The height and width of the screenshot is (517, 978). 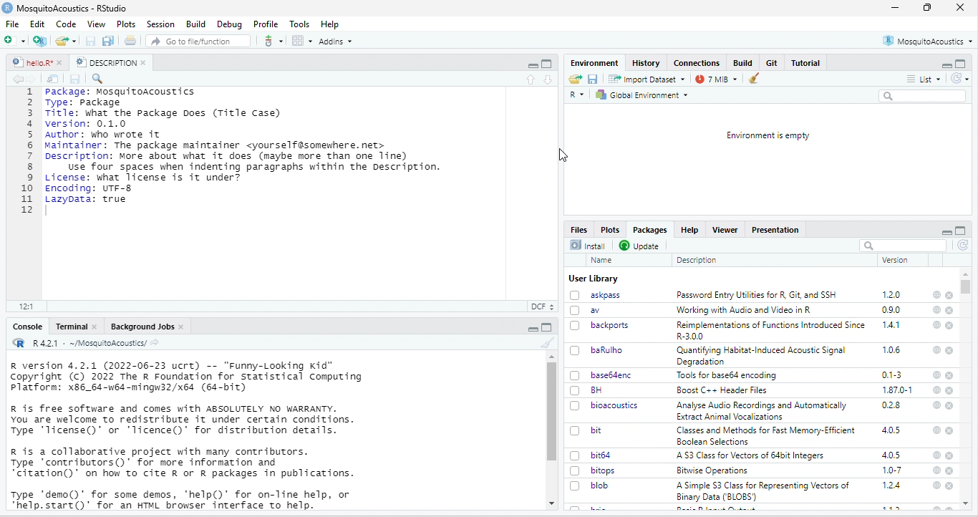 I want to click on scroll down, so click(x=550, y=504).